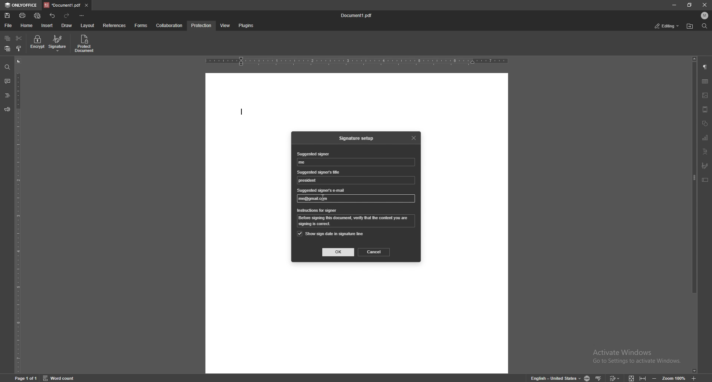 This screenshot has width=712, height=382. What do you see at coordinates (23, 15) in the screenshot?
I see `print` at bounding box center [23, 15].